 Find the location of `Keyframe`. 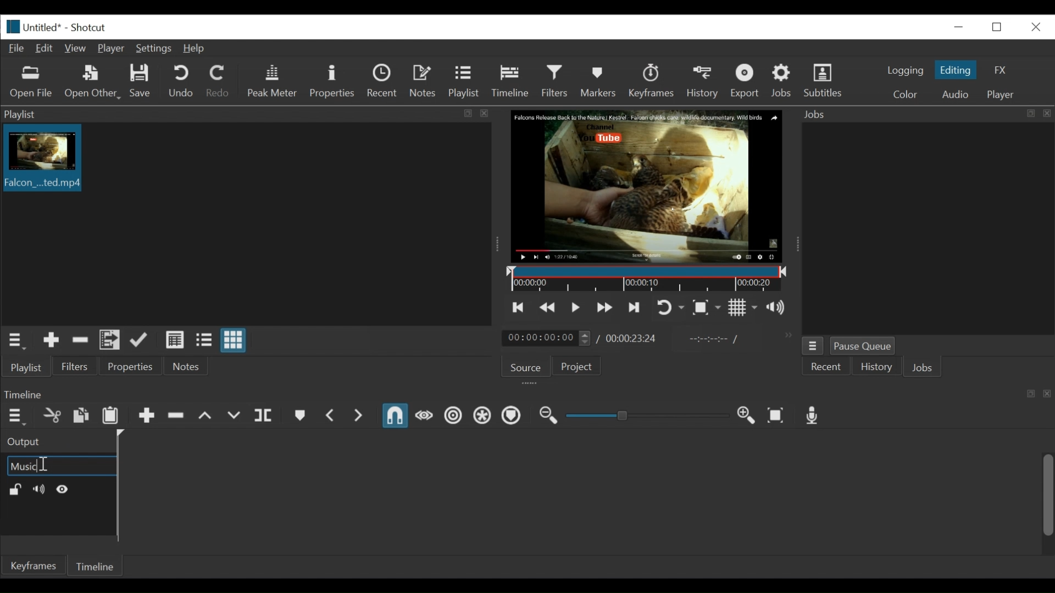

Keyframe is located at coordinates (652, 82).